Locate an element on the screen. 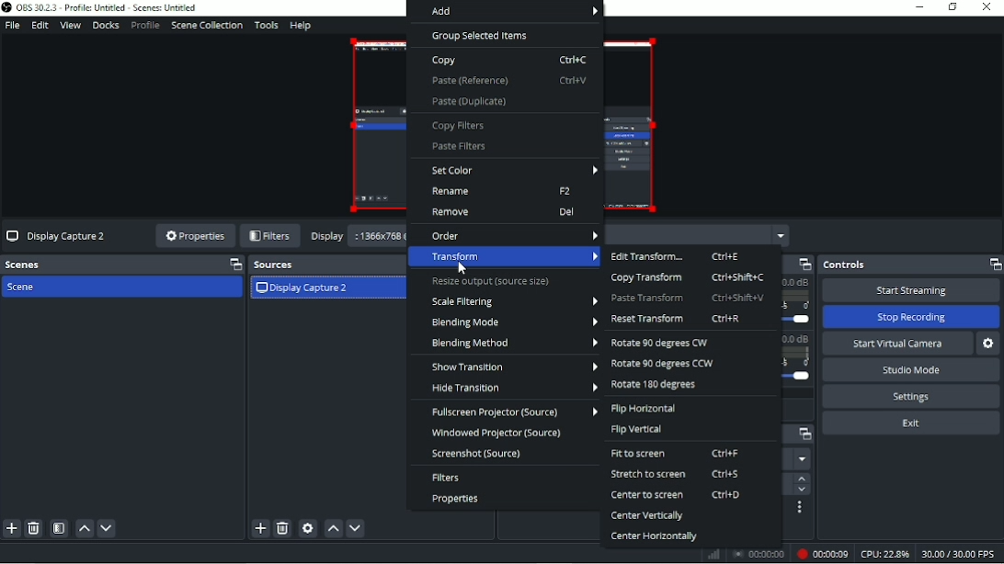  Copy filters is located at coordinates (461, 126).